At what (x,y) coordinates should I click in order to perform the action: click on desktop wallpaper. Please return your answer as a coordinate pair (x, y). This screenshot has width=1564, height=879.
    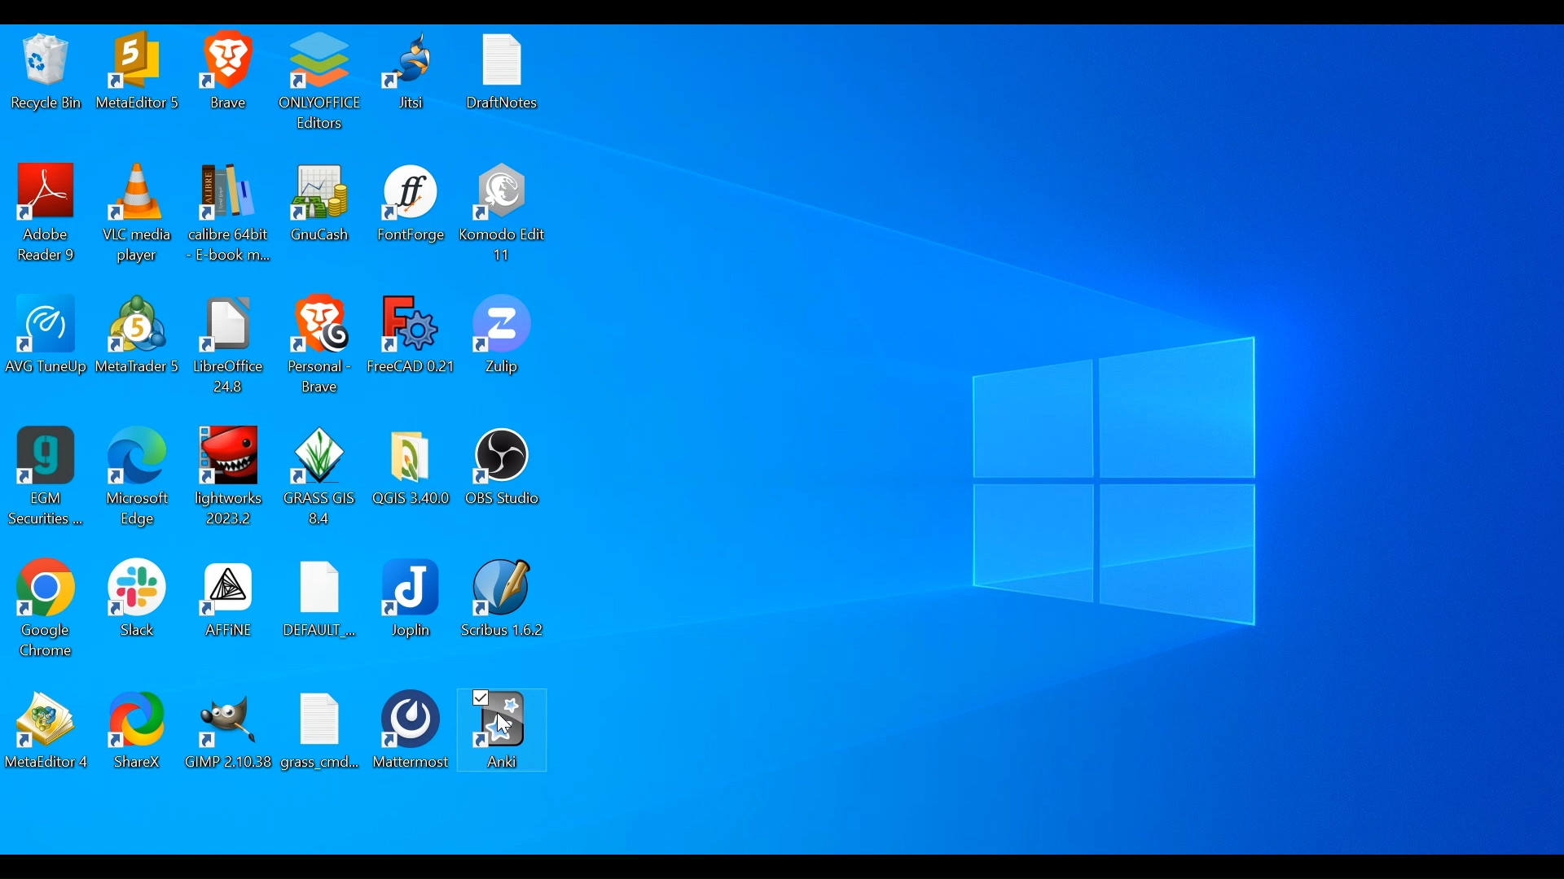
    Looking at the image, I should click on (1061, 439).